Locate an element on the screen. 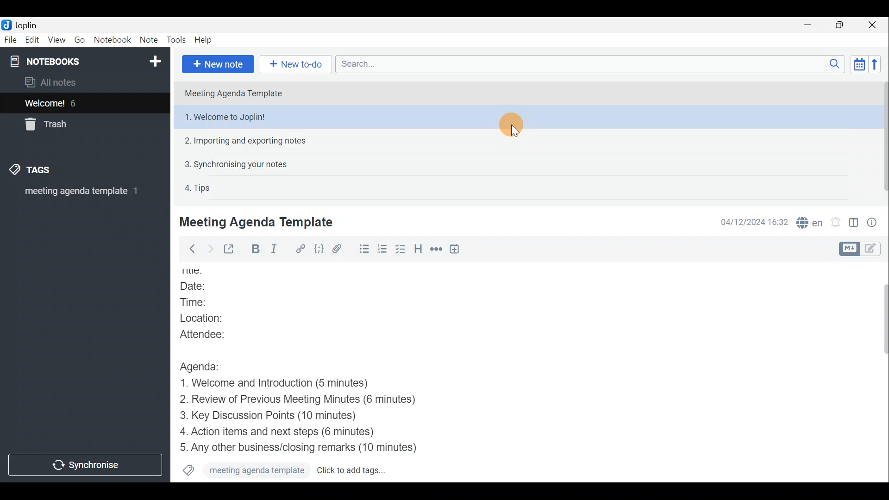 The width and height of the screenshot is (889, 500). Agenda: is located at coordinates (206, 365).